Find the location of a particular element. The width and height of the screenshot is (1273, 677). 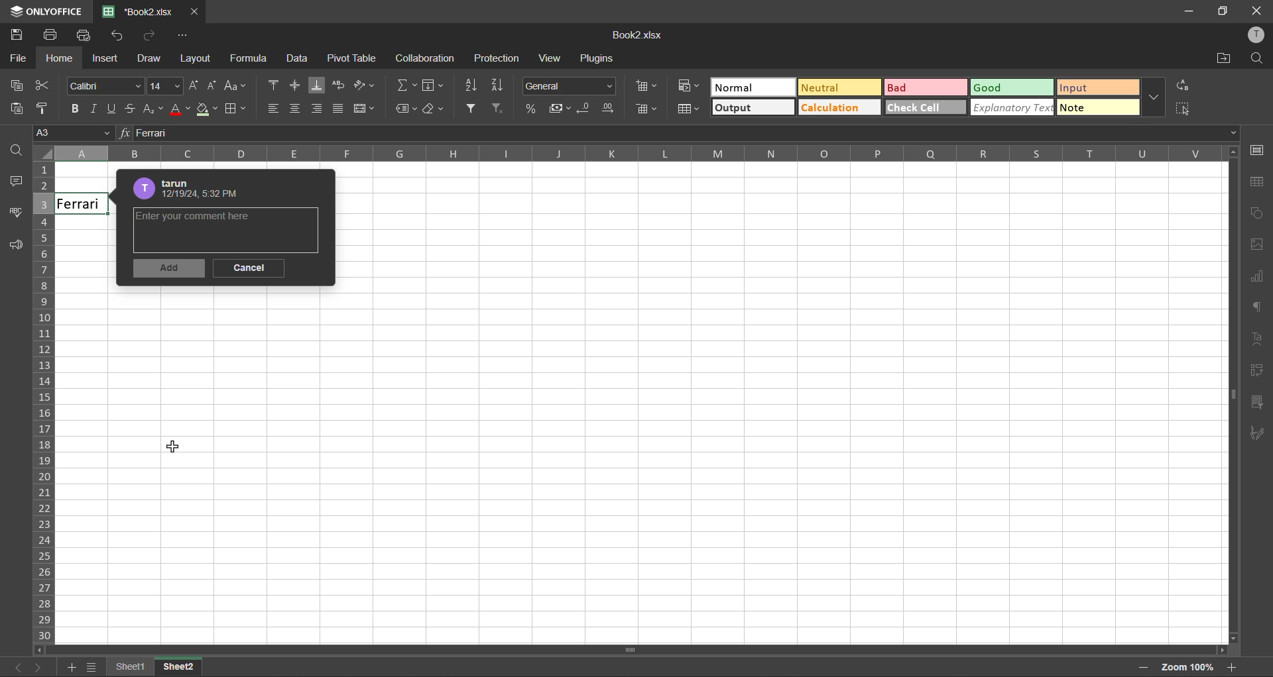

find is located at coordinates (18, 153).